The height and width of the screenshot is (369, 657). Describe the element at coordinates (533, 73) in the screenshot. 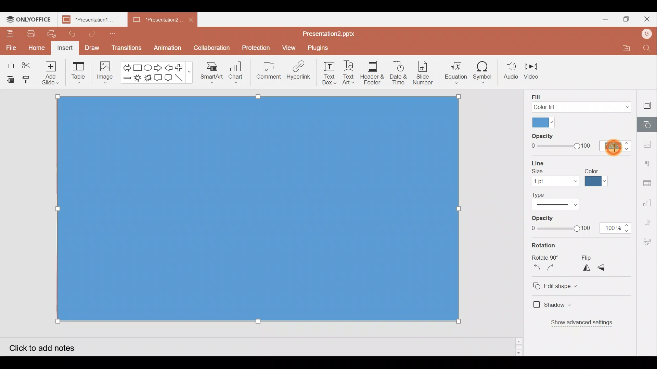

I see `Video` at that location.